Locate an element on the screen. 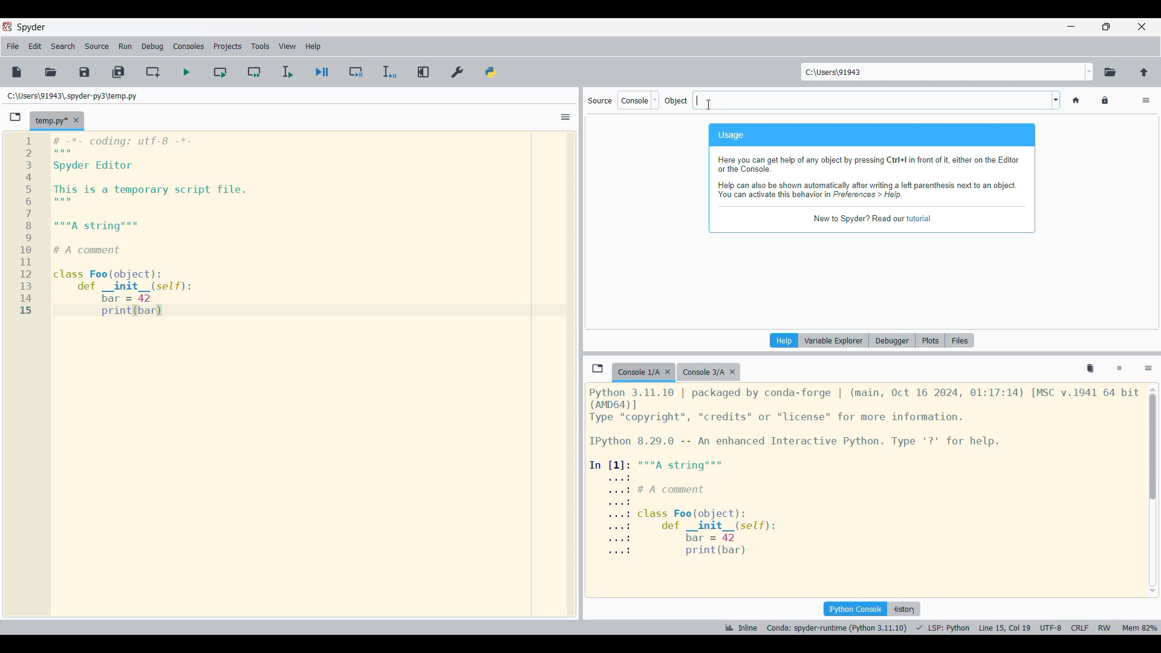 This screenshot has width=1161, height=653. Lock is located at coordinates (1105, 100).